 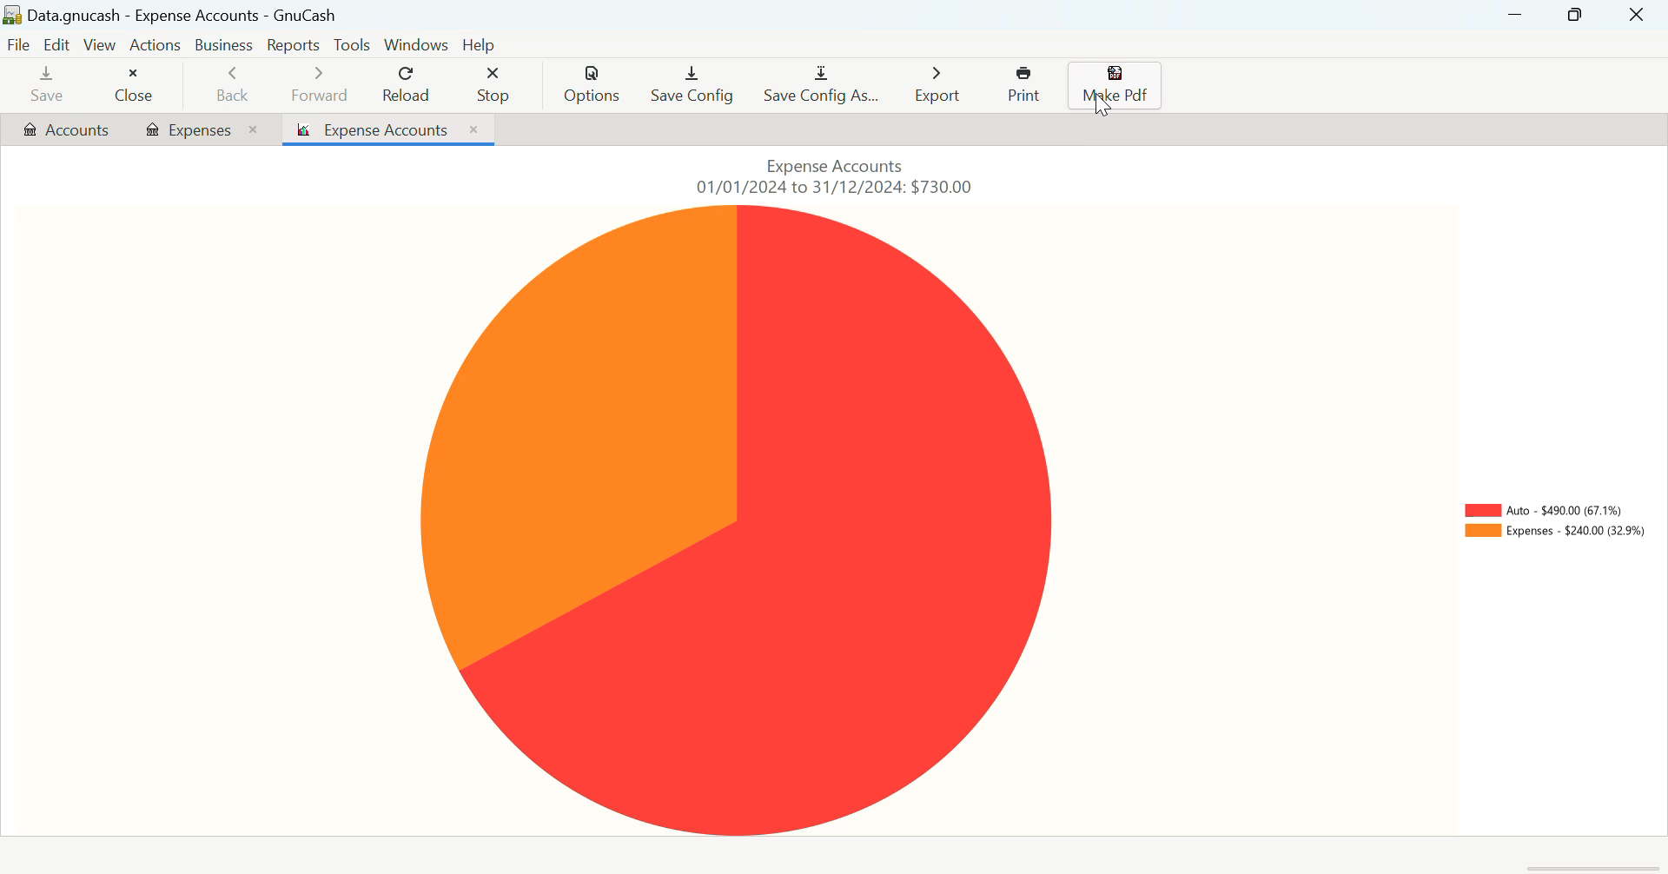 I want to click on Piechart Visual Representation, so click(x=802, y=521).